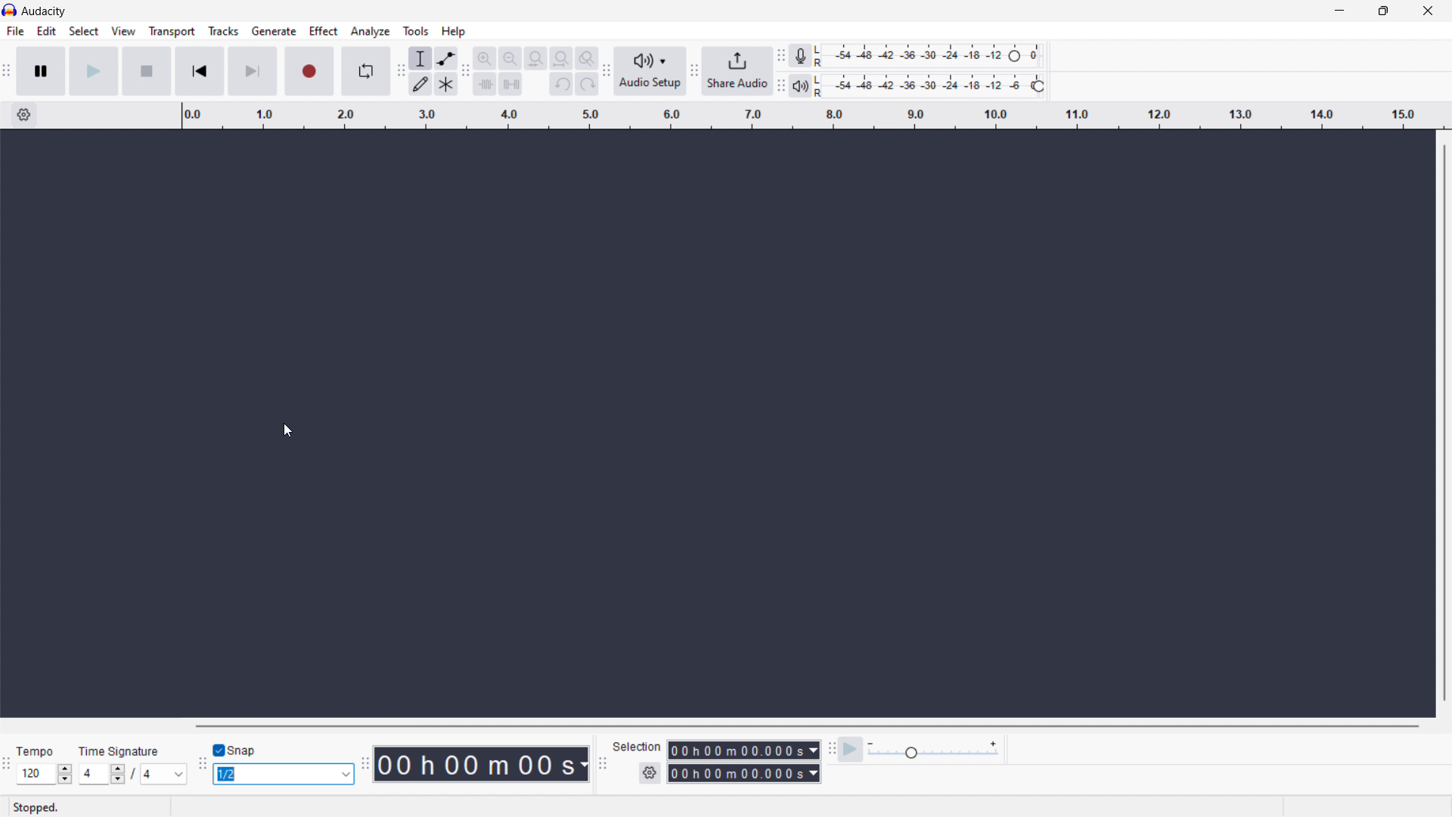 The width and height of the screenshot is (1452, 817). Describe the element at coordinates (781, 55) in the screenshot. I see `recording meter toolbar` at that location.